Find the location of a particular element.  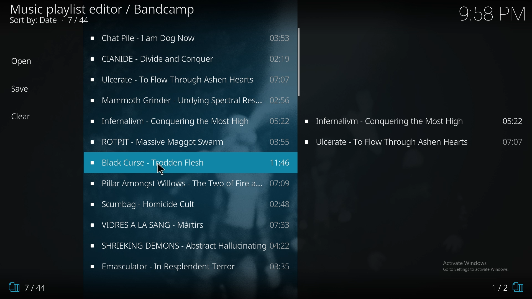

9:58 PM is located at coordinates (490, 15).